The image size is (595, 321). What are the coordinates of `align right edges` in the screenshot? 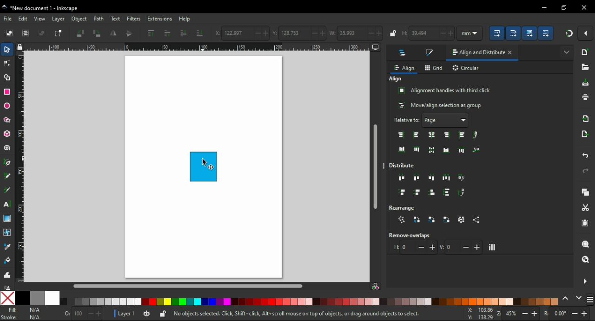 It's located at (447, 135).